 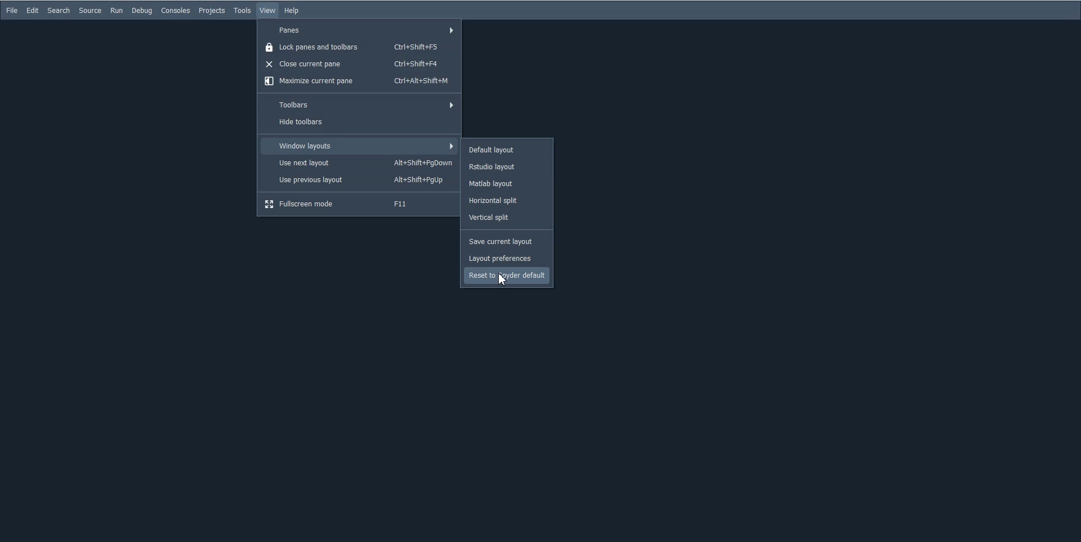 I want to click on RUN, so click(x=116, y=10).